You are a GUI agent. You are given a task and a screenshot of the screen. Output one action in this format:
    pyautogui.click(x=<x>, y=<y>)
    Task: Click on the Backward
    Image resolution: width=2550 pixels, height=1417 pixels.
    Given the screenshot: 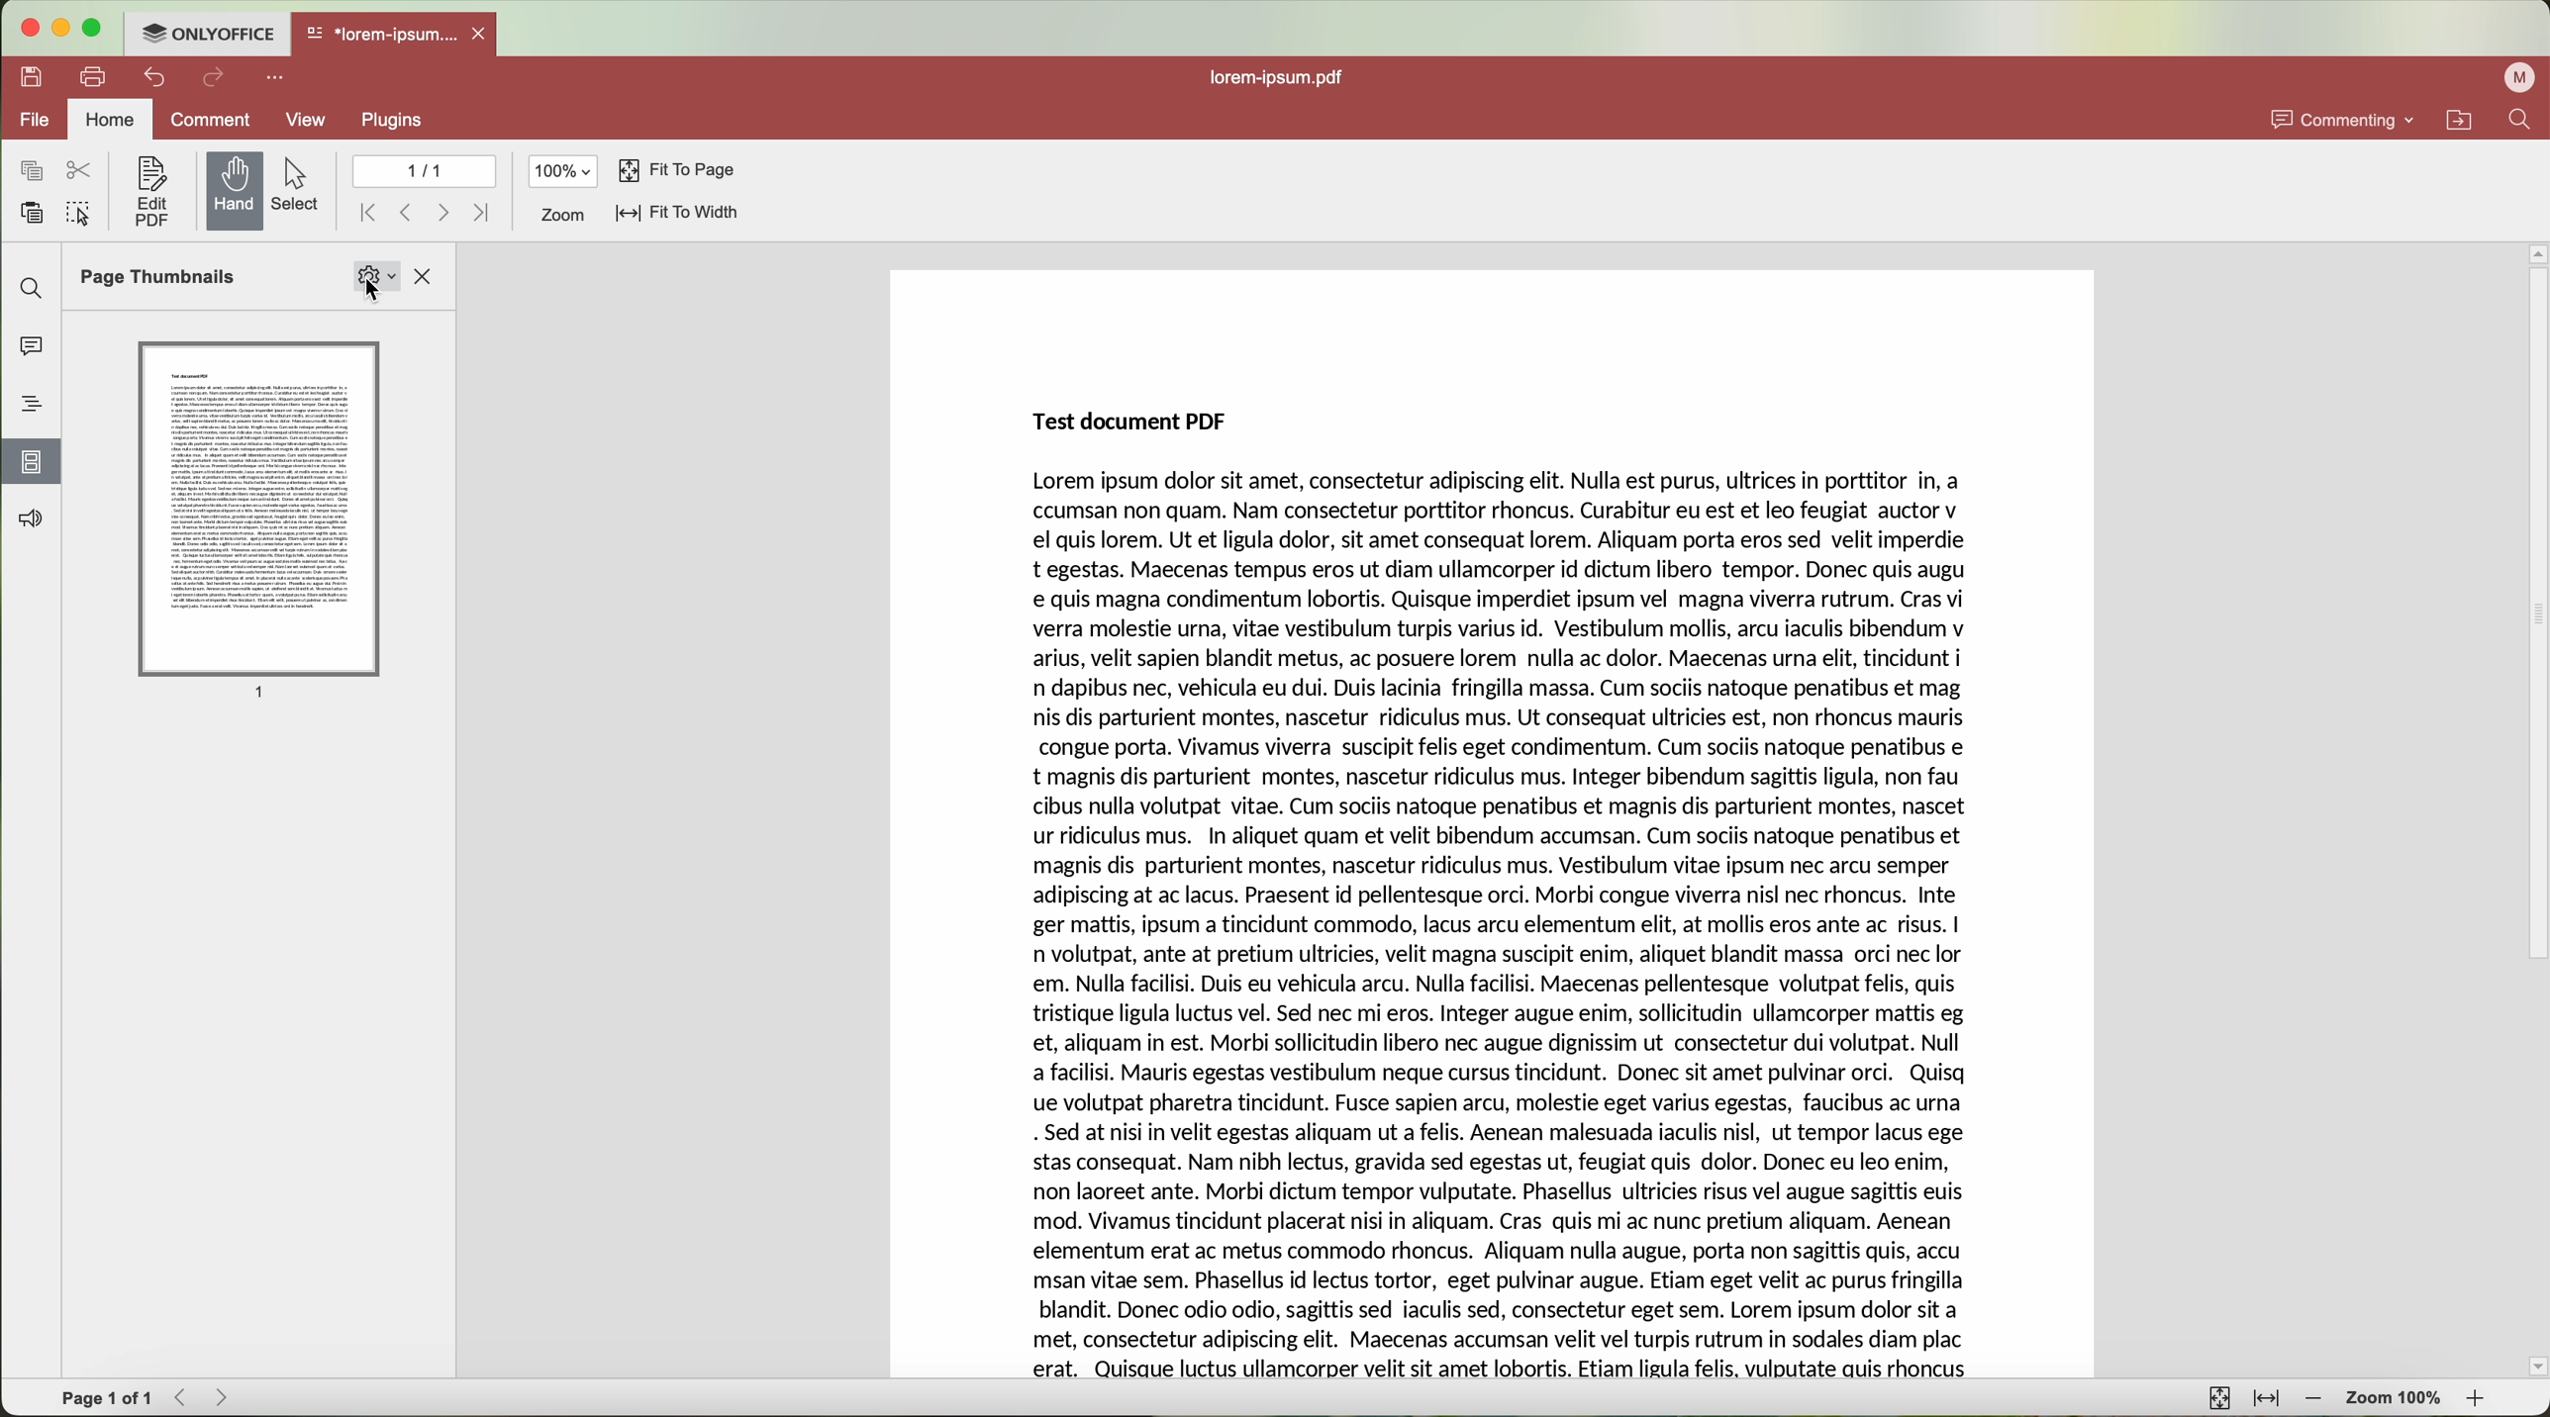 What is the action you would take?
    pyautogui.click(x=183, y=1397)
    